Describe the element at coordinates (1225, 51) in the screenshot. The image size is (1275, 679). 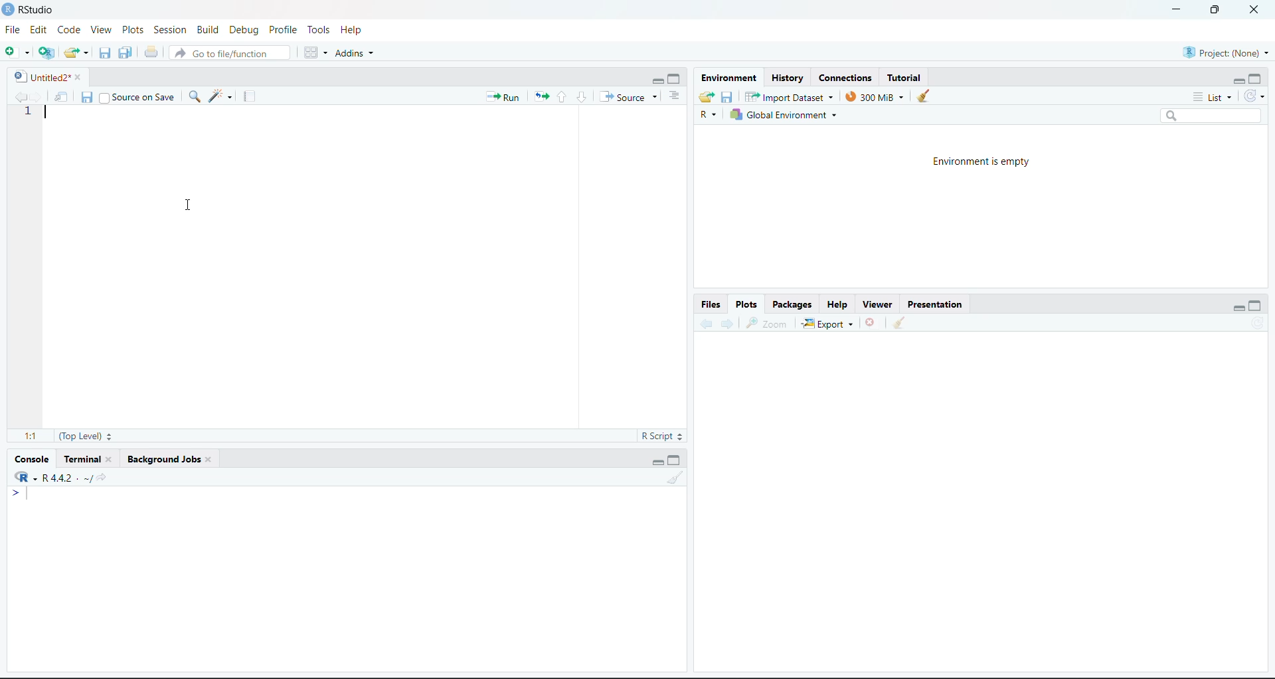
I see ` Project: (None) ` at that location.